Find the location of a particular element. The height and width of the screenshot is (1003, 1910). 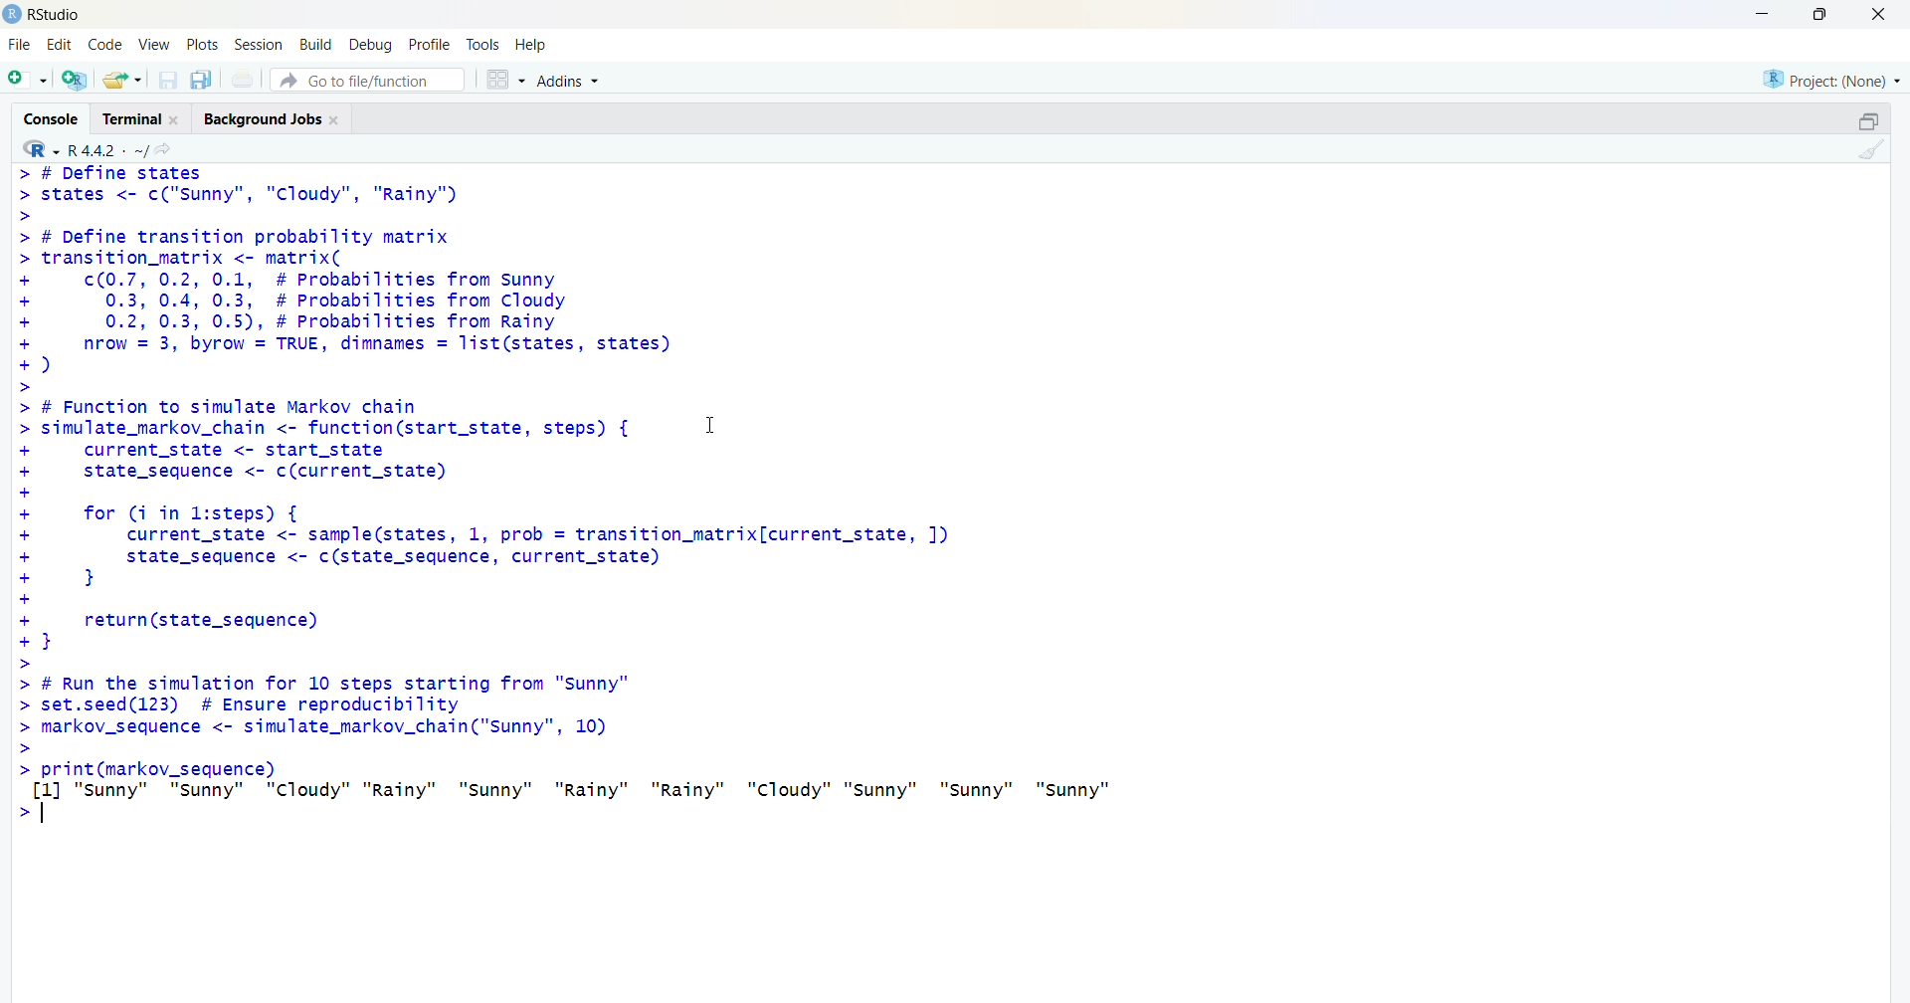

background jobs is located at coordinates (278, 119).